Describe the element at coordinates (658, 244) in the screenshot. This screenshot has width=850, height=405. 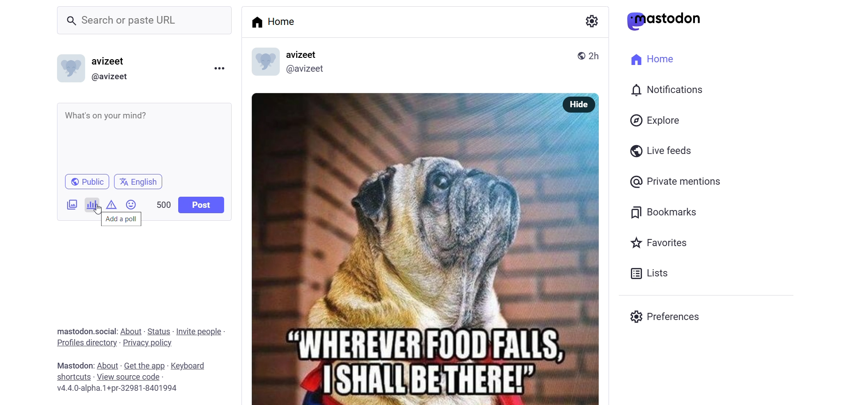
I see `favorite` at that location.